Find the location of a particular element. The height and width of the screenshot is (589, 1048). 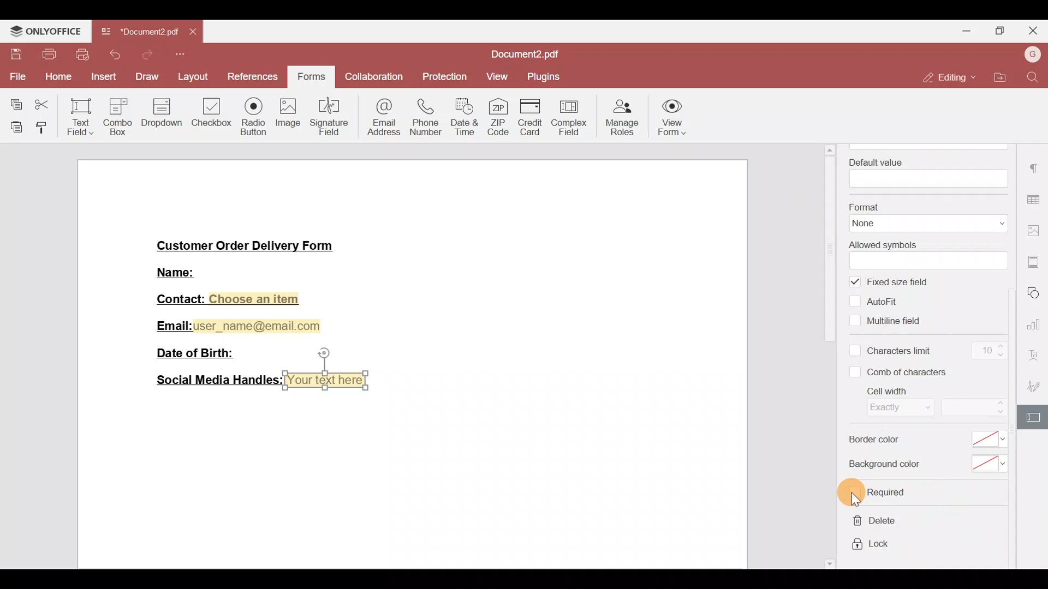

Plugins is located at coordinates (544, 77).